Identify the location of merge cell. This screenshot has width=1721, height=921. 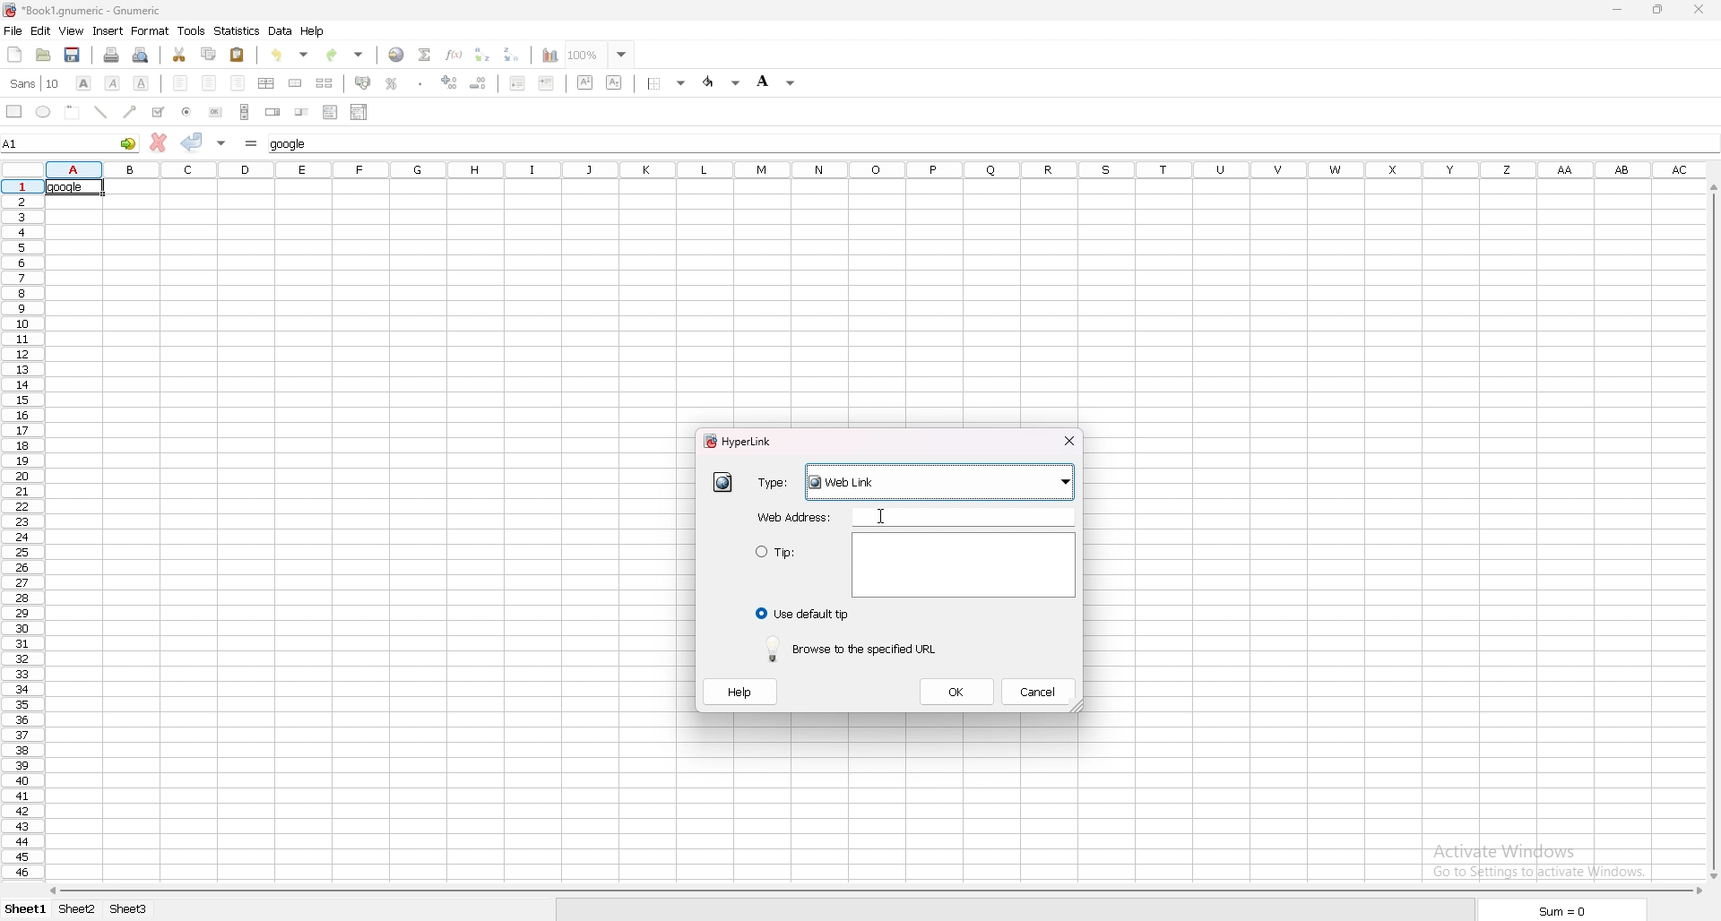
(297, 83).